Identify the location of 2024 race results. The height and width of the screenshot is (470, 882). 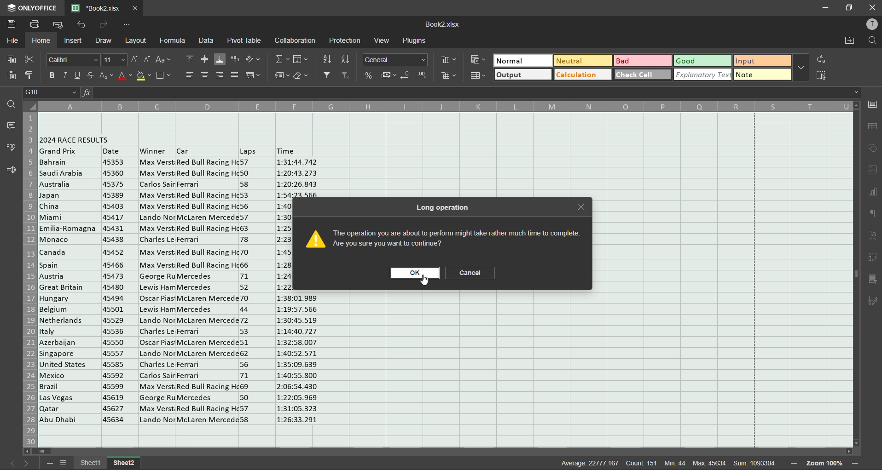
(76, 140).